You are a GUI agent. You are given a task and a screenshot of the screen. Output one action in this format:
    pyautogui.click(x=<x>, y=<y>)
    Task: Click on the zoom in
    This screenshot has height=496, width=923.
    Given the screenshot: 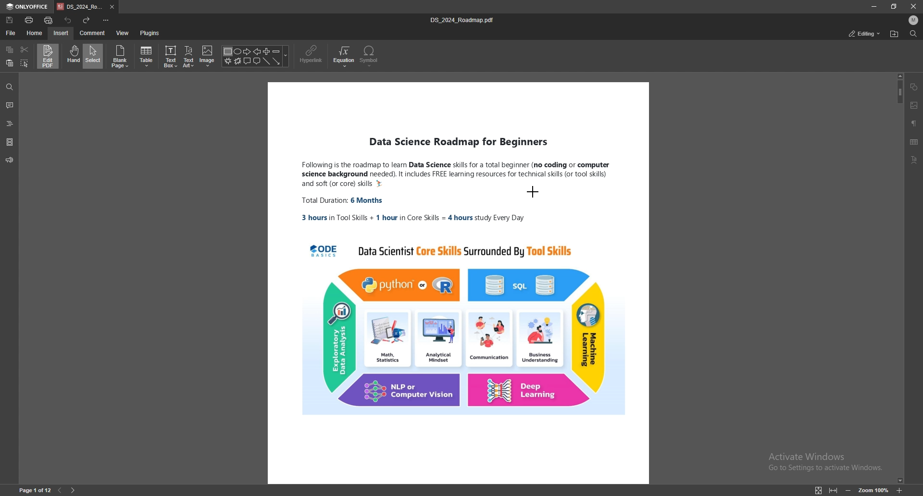 What is the action you would take?
    pyautogui.click(x=899, y=491)
    